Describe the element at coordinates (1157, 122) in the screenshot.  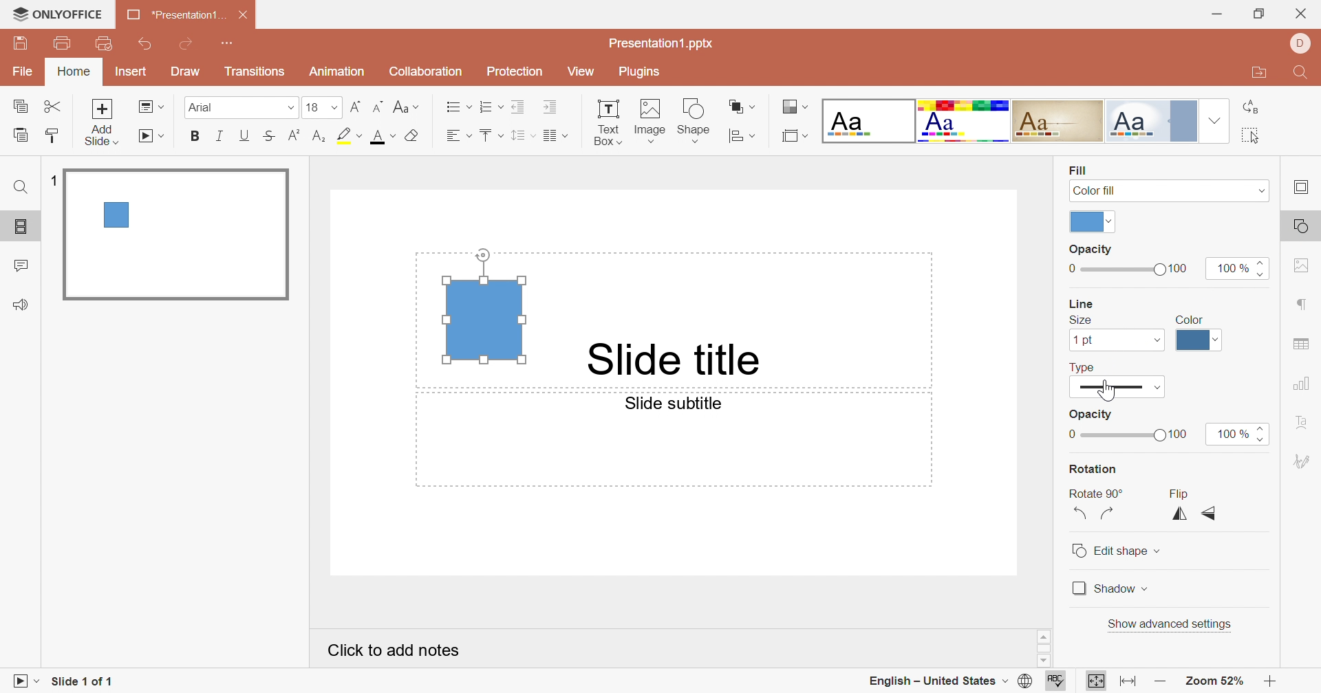
I see `Official` at that location.